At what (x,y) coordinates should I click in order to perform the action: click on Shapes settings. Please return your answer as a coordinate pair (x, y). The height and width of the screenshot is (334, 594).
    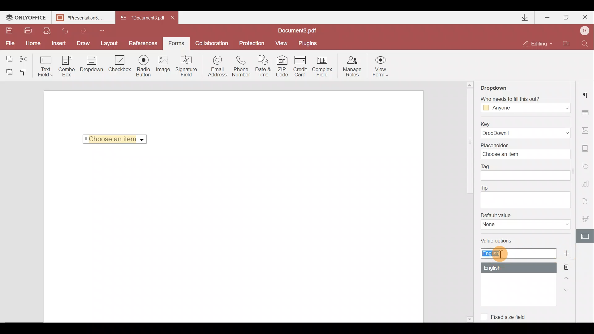
    Looking at the image, I should click on (586, 167).